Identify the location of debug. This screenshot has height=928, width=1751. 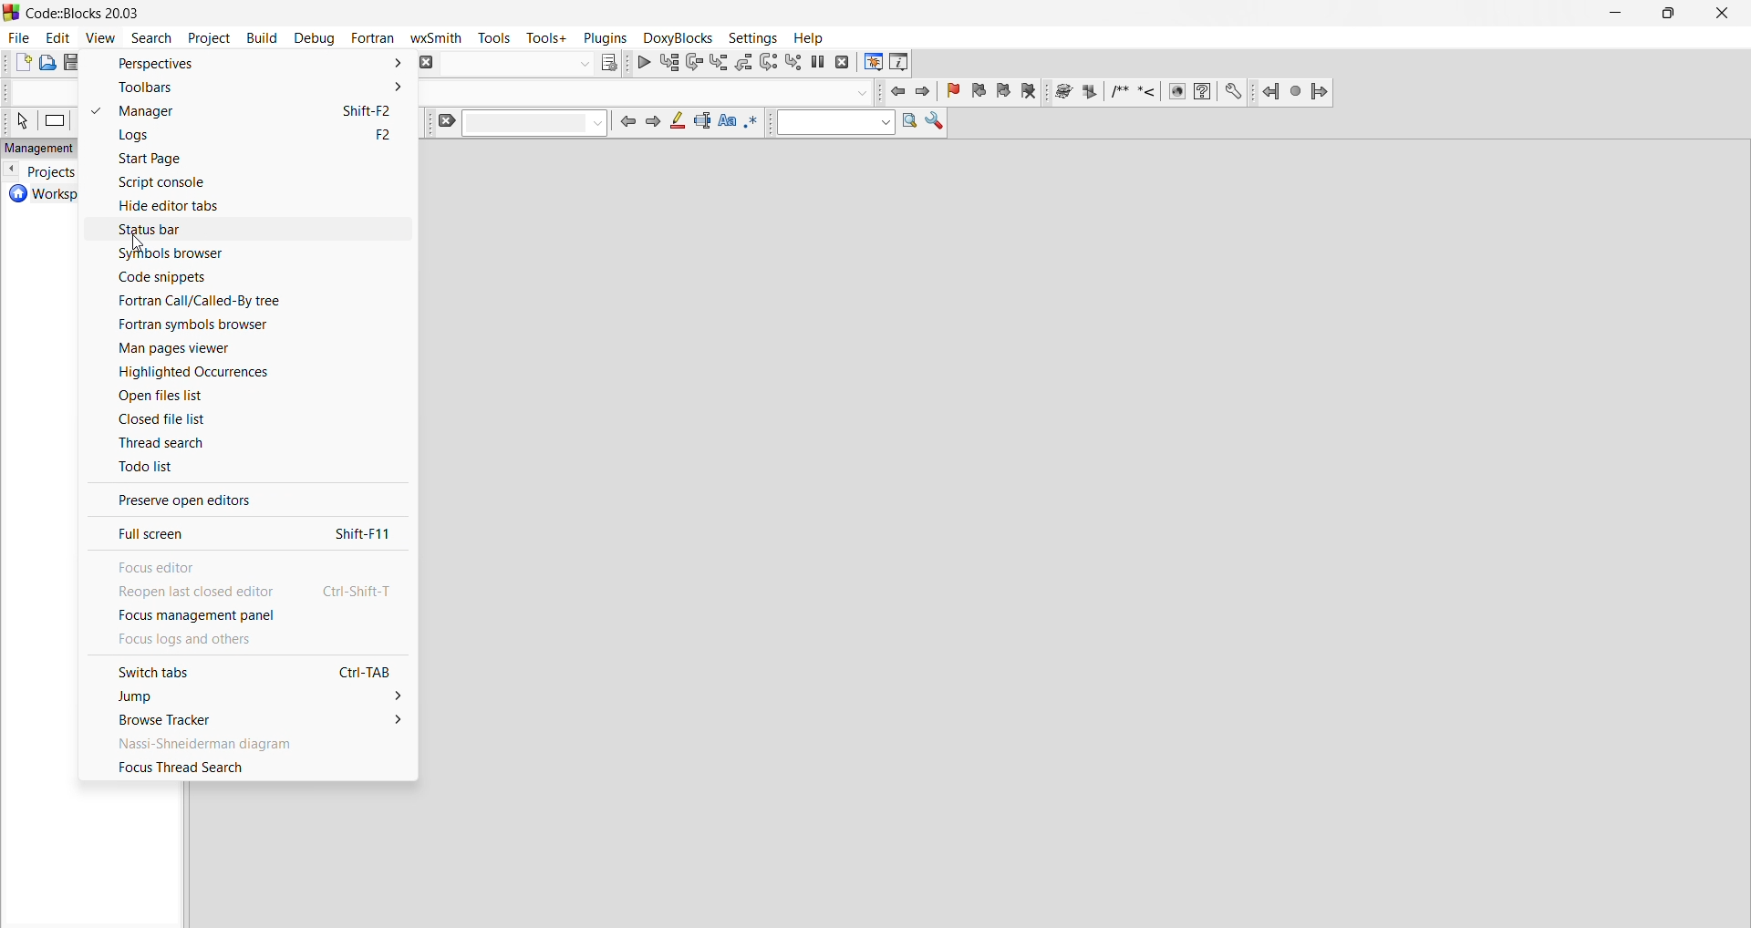
(314, 38).